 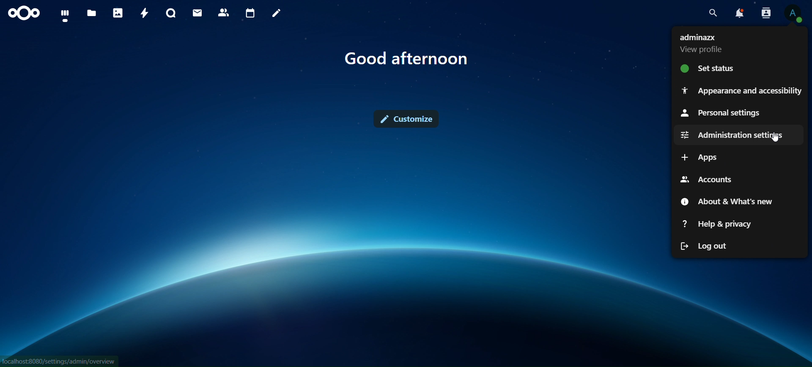 I want to click on set status, so click(x=712, y=68).